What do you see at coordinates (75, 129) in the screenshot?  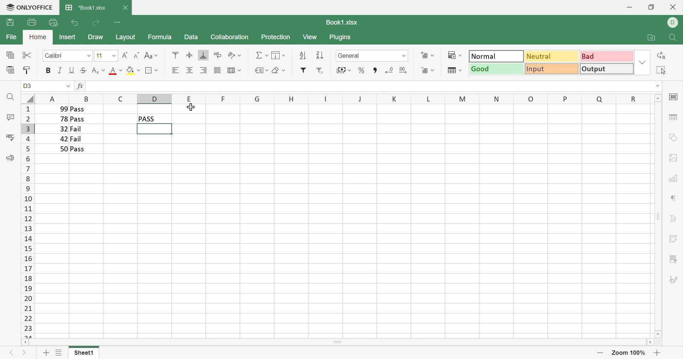 I see `Fail` at bounding box center [75, 129].